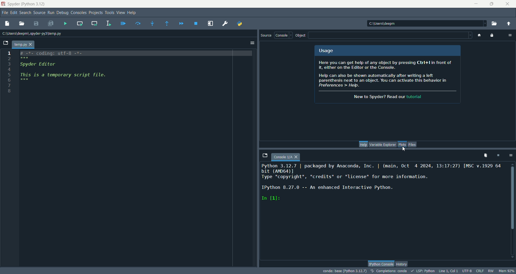 The image size is (516, 274). What do you see at coordinates (27, 4) in the screenshot?
I see `spyder` at bounding box center [27, 4].